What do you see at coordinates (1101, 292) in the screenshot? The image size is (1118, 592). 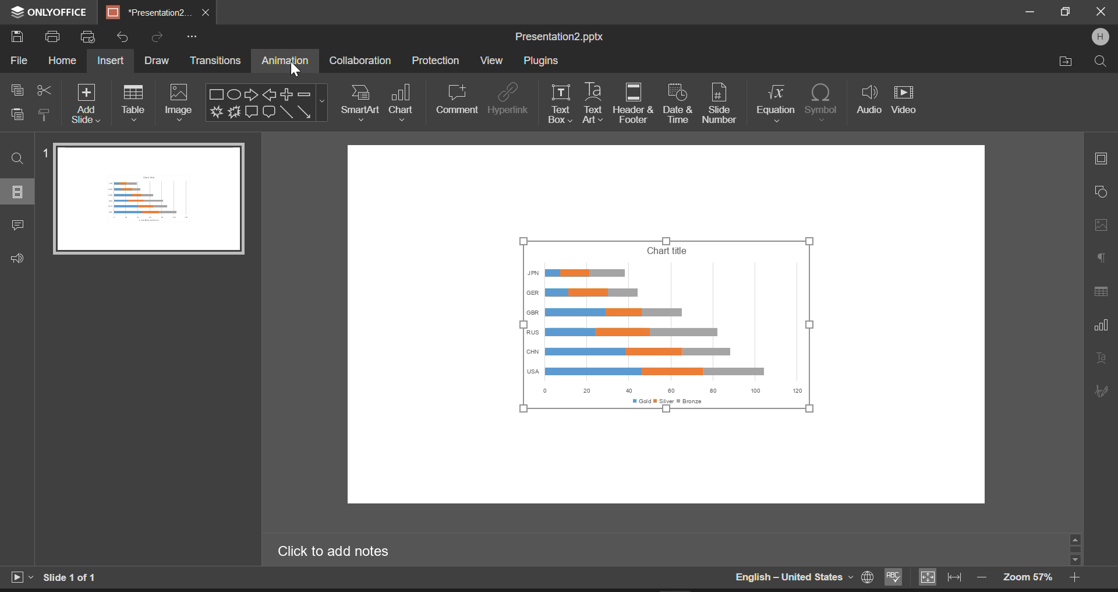 I see `Table Settings` at bounding box center [1101, 292].